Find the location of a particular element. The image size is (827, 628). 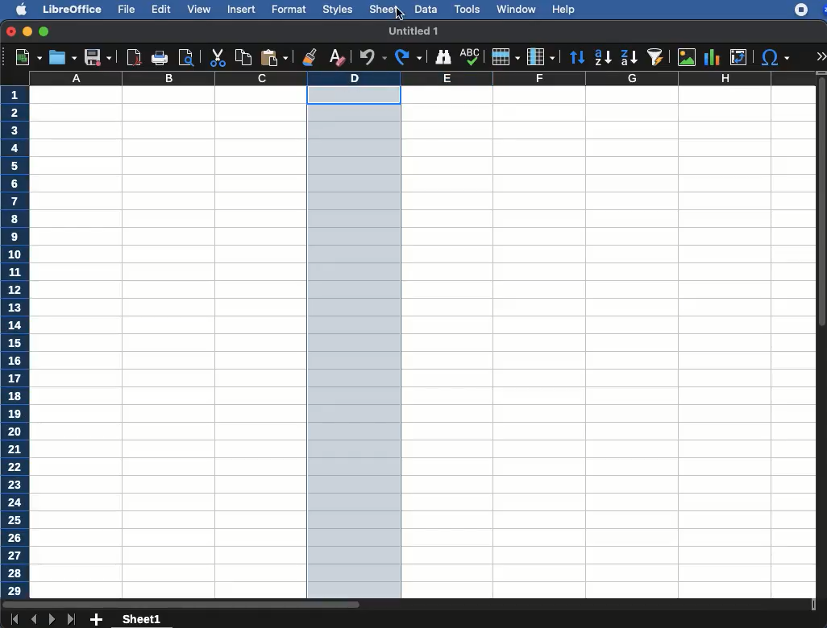

edit is located at coordinates (161, 9).